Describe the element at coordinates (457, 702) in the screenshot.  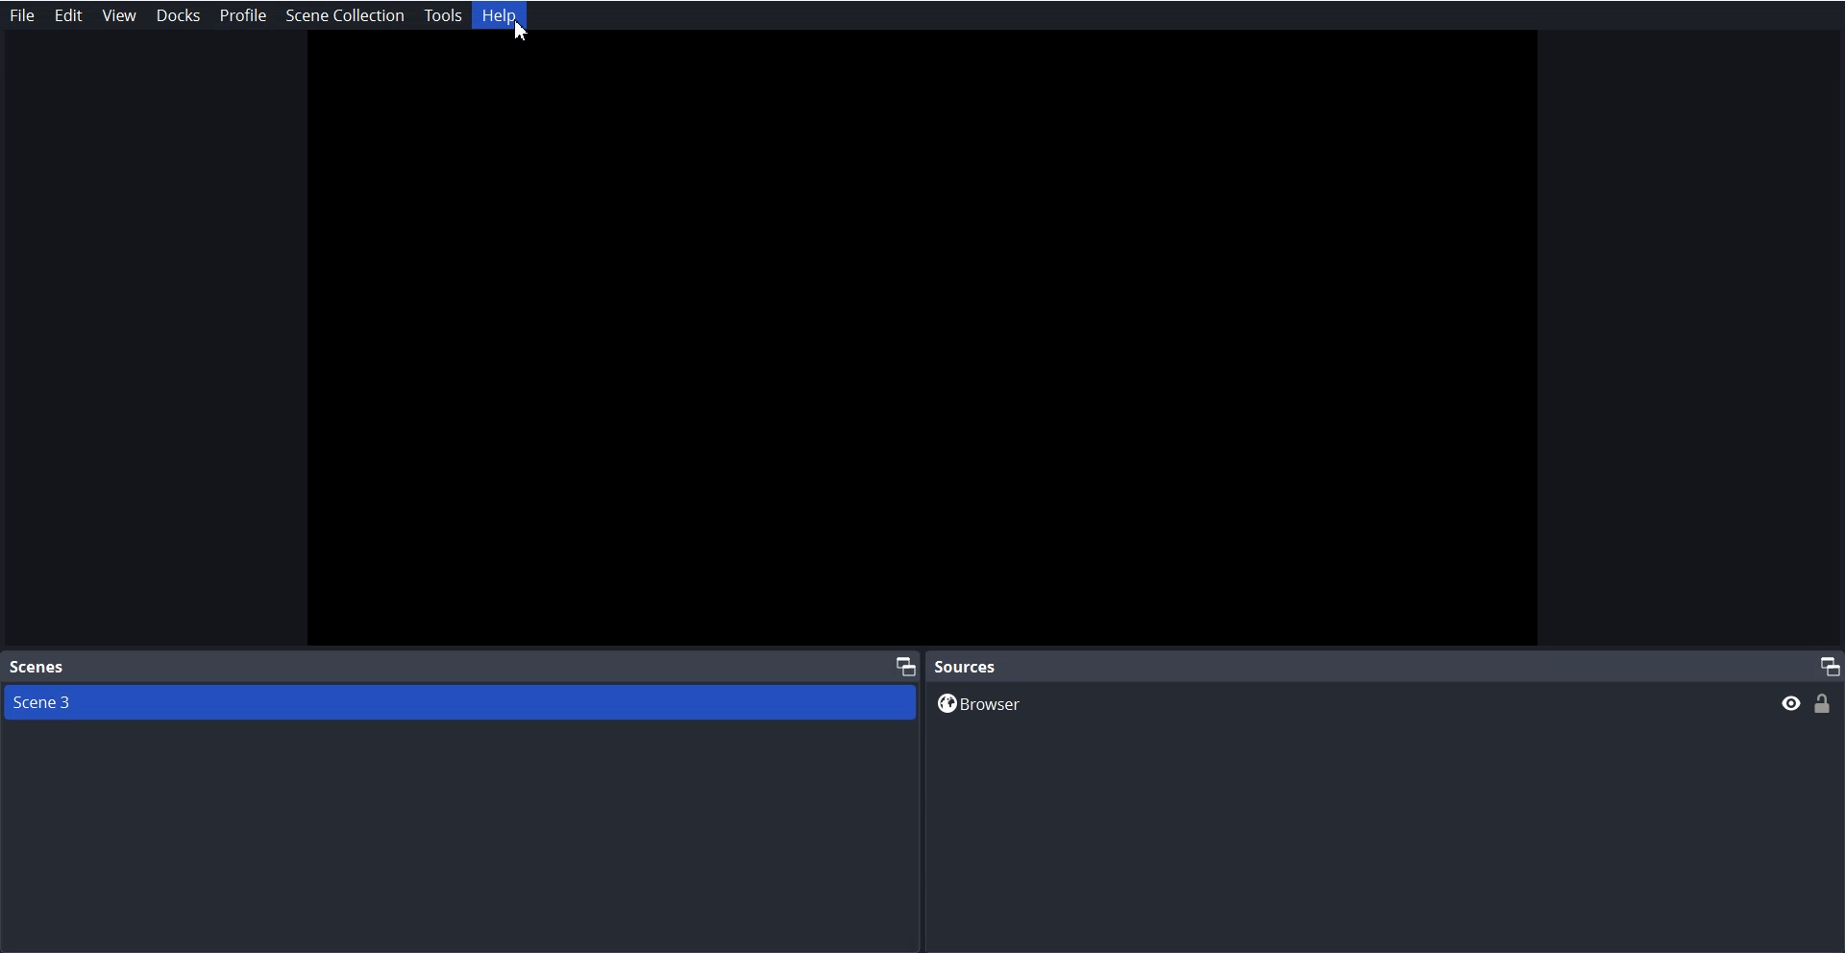
I see `Scene 3` at that location.